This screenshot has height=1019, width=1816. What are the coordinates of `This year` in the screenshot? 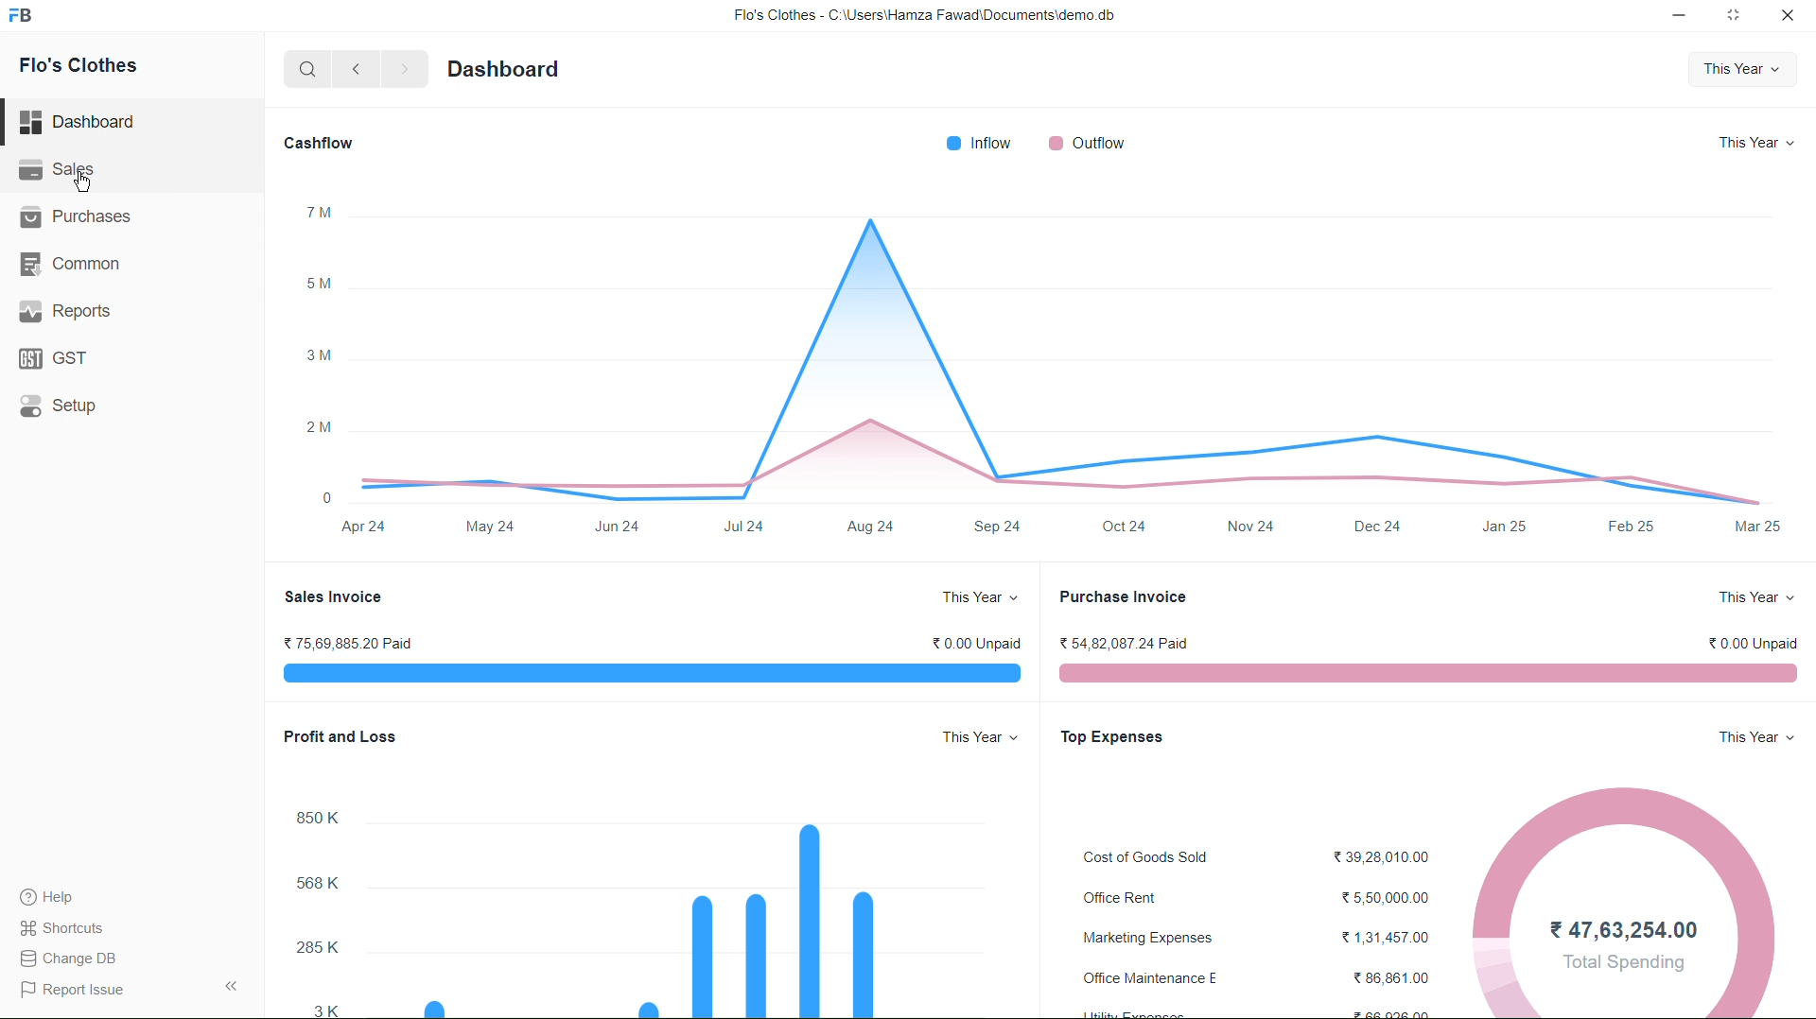 It's located at (1749, 68).